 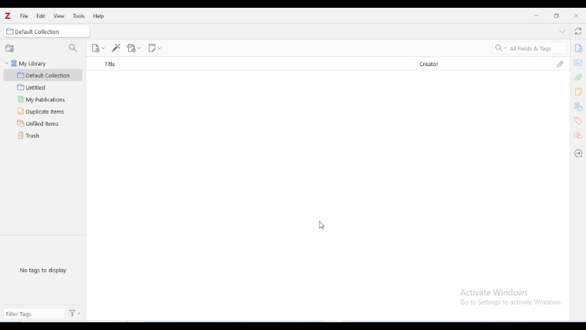 I want to click on collapse section, so click(x=562, y=32).